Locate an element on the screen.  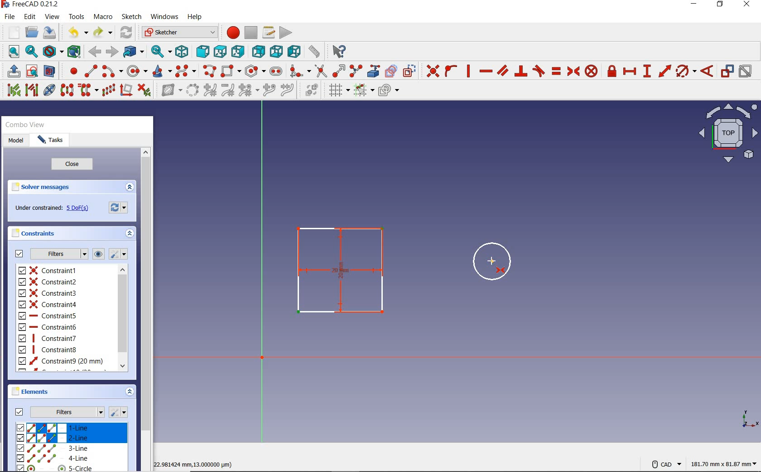
constraint5 is located at coordinates (48, 316).